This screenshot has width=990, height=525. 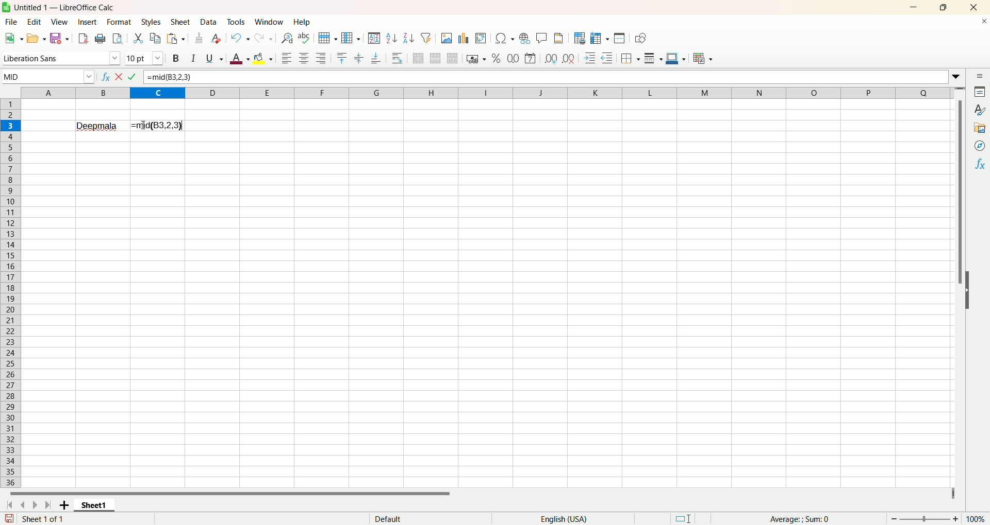 I want to click on Navigator, so click(x=978, y=146).